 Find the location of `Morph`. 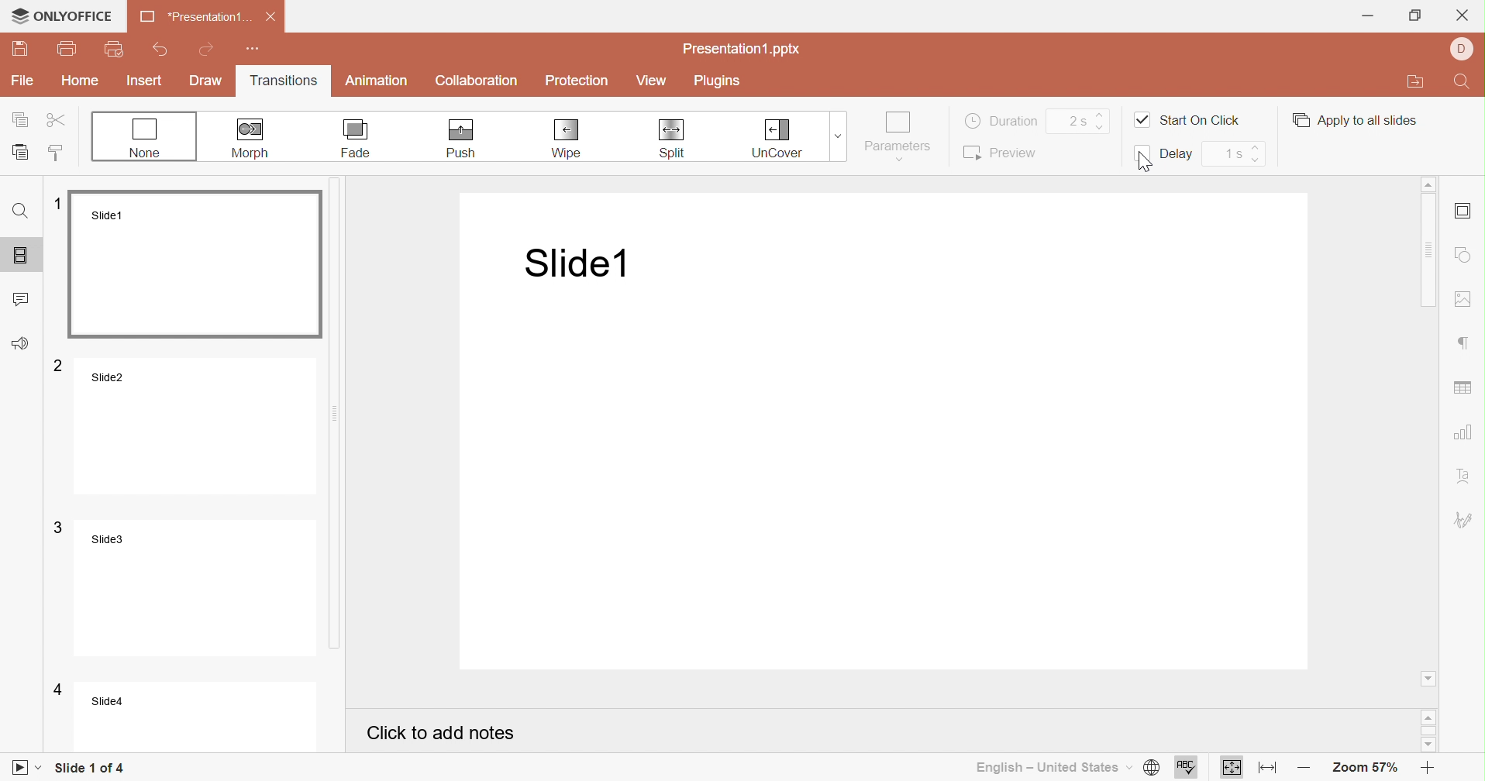

Morph is located at coordinates (249, 138).